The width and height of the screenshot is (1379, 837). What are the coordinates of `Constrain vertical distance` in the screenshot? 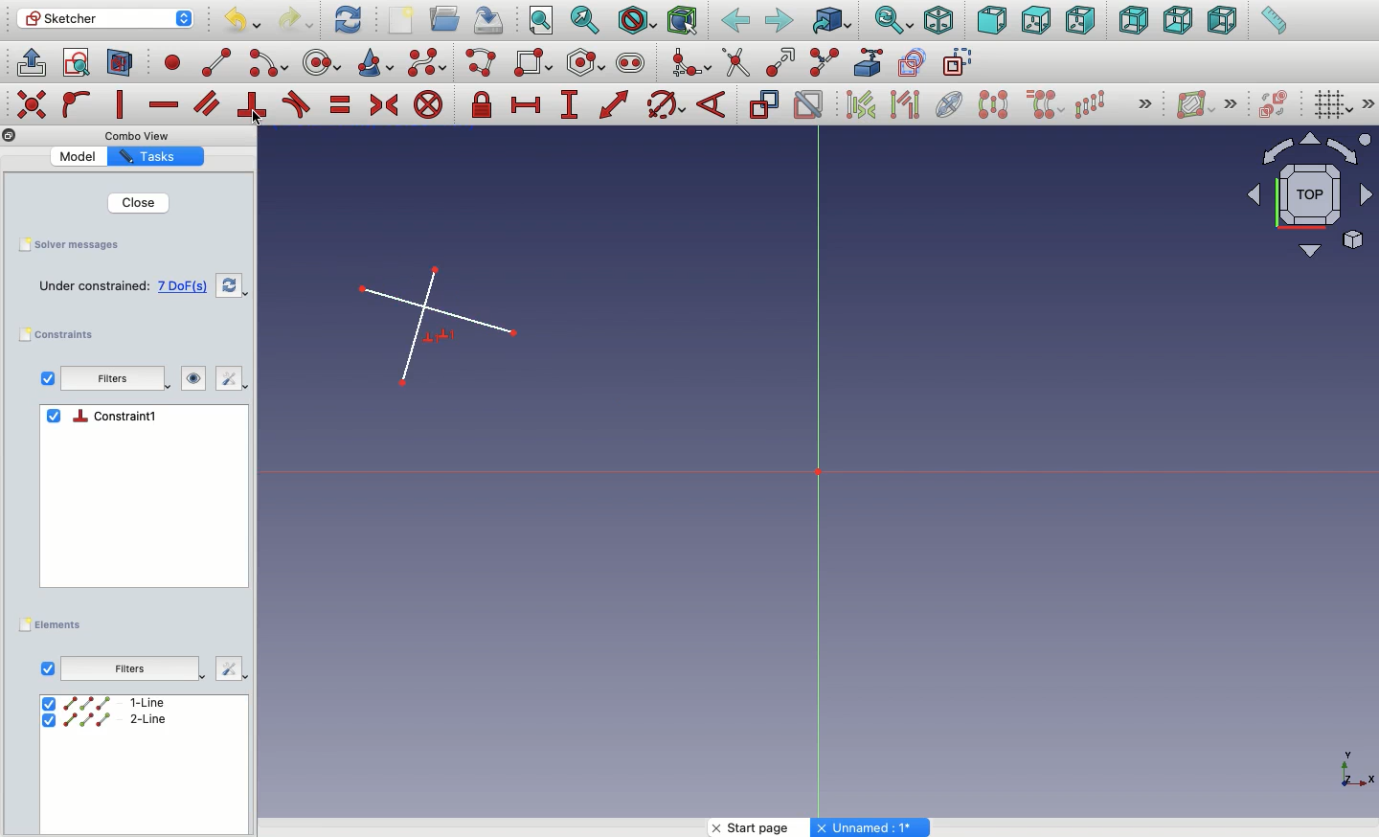 It's located at (573, 106).